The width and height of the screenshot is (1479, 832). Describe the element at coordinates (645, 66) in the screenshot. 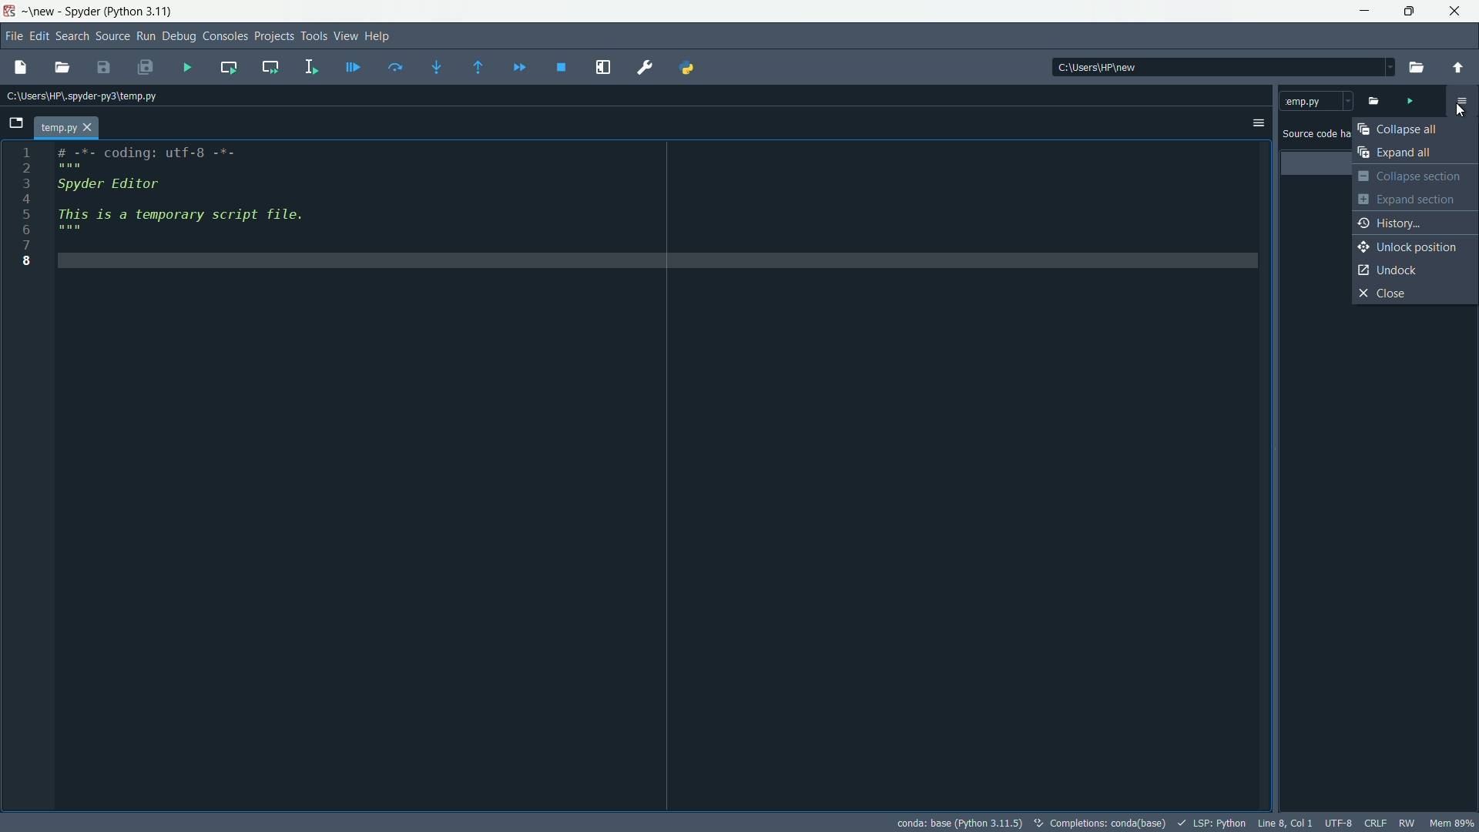

I see `preferences` at that location.